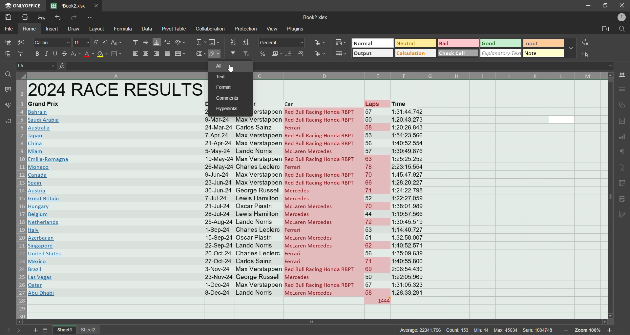 The image size is (630, 335). Describe the element at coordinates (201, 43) in the screenshot. I see `summation` at that location.